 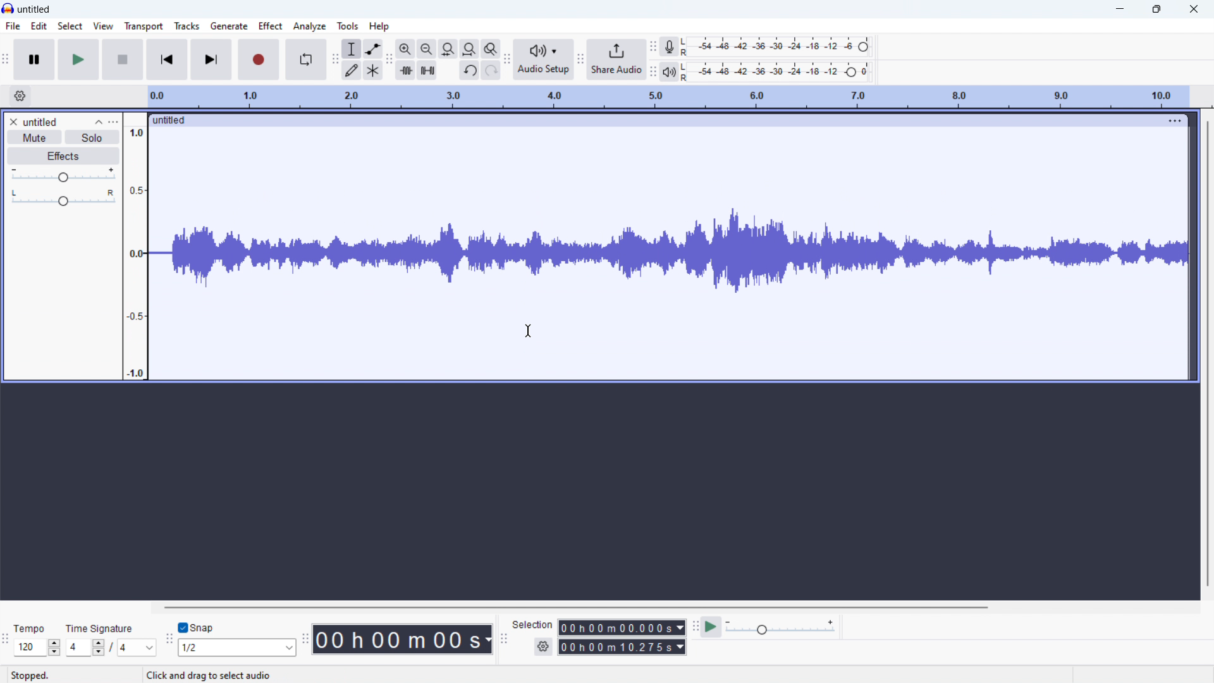 What do you see at coordinates (41, 121) in the screenshot?
I see `track title` at bounding box center [41, 121].